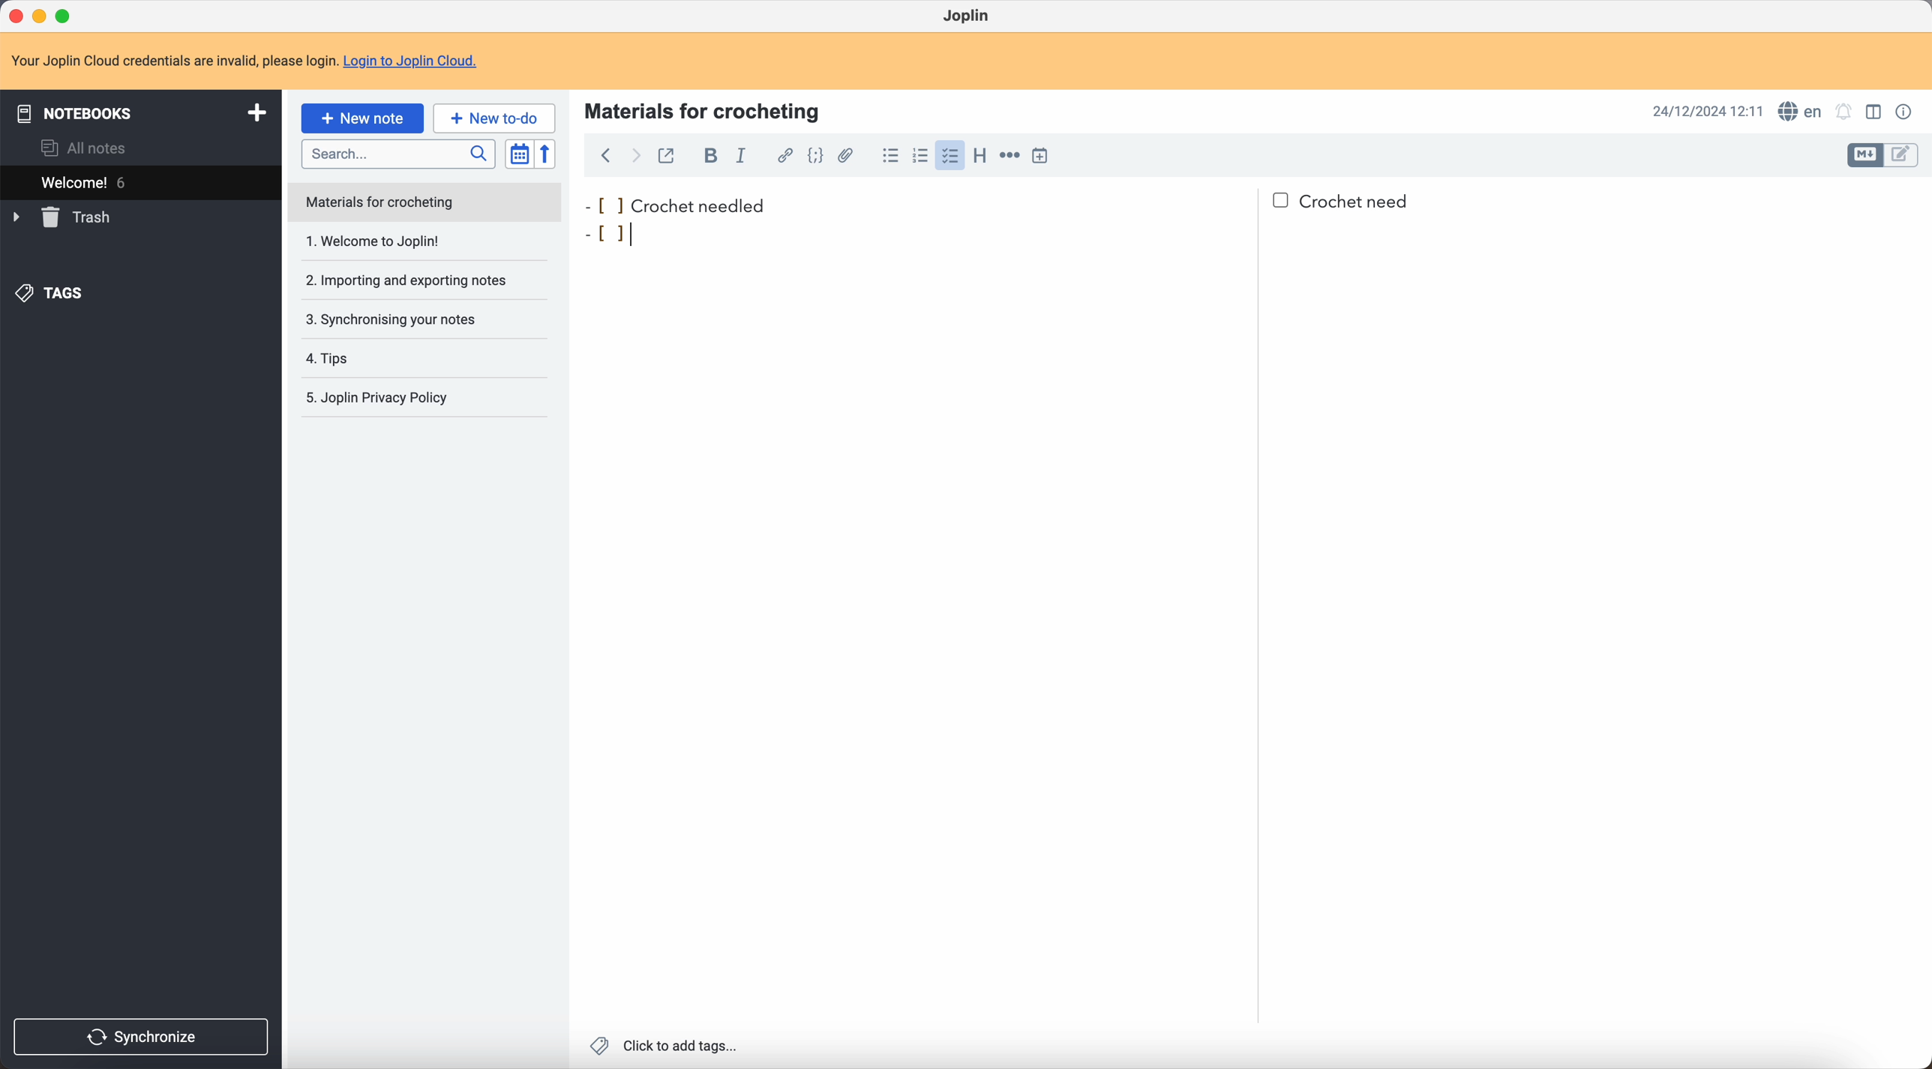 This screenshot has height=1069, width=1932. I want to click on spell checker, so click(1798, 111).